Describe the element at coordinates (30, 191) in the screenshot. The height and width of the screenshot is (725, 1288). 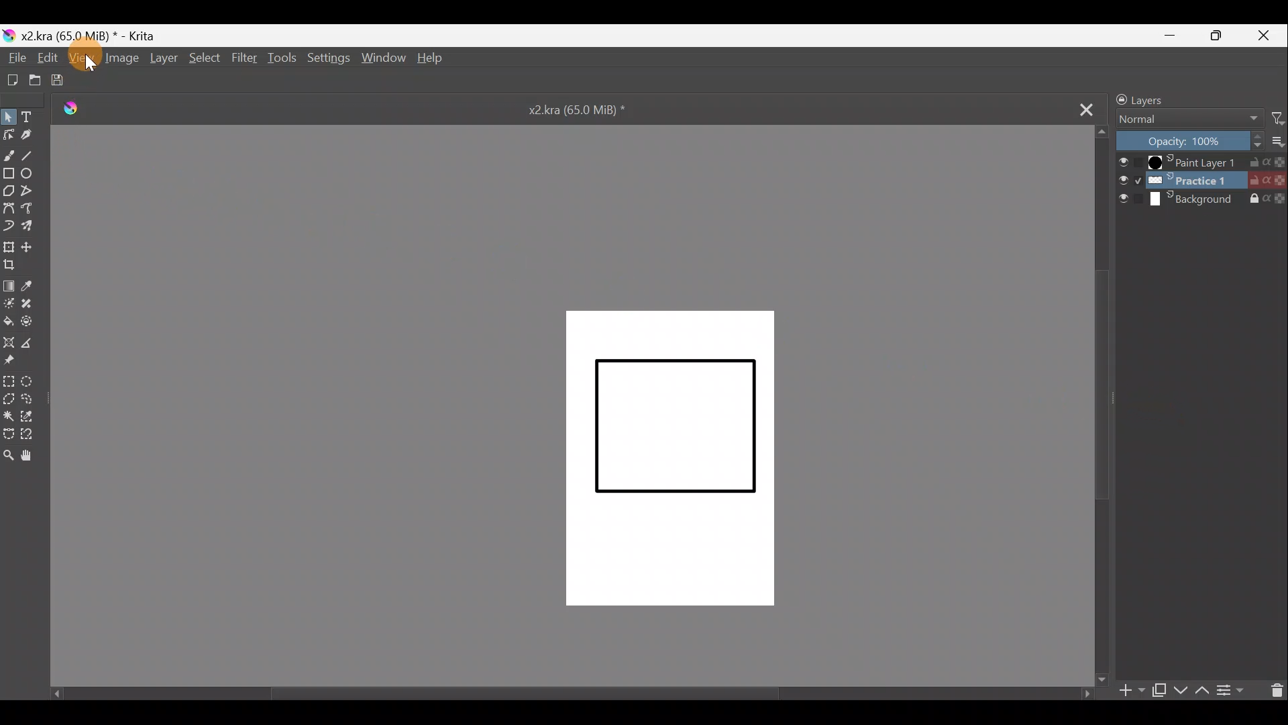
I see `Polyline tool` at that location.